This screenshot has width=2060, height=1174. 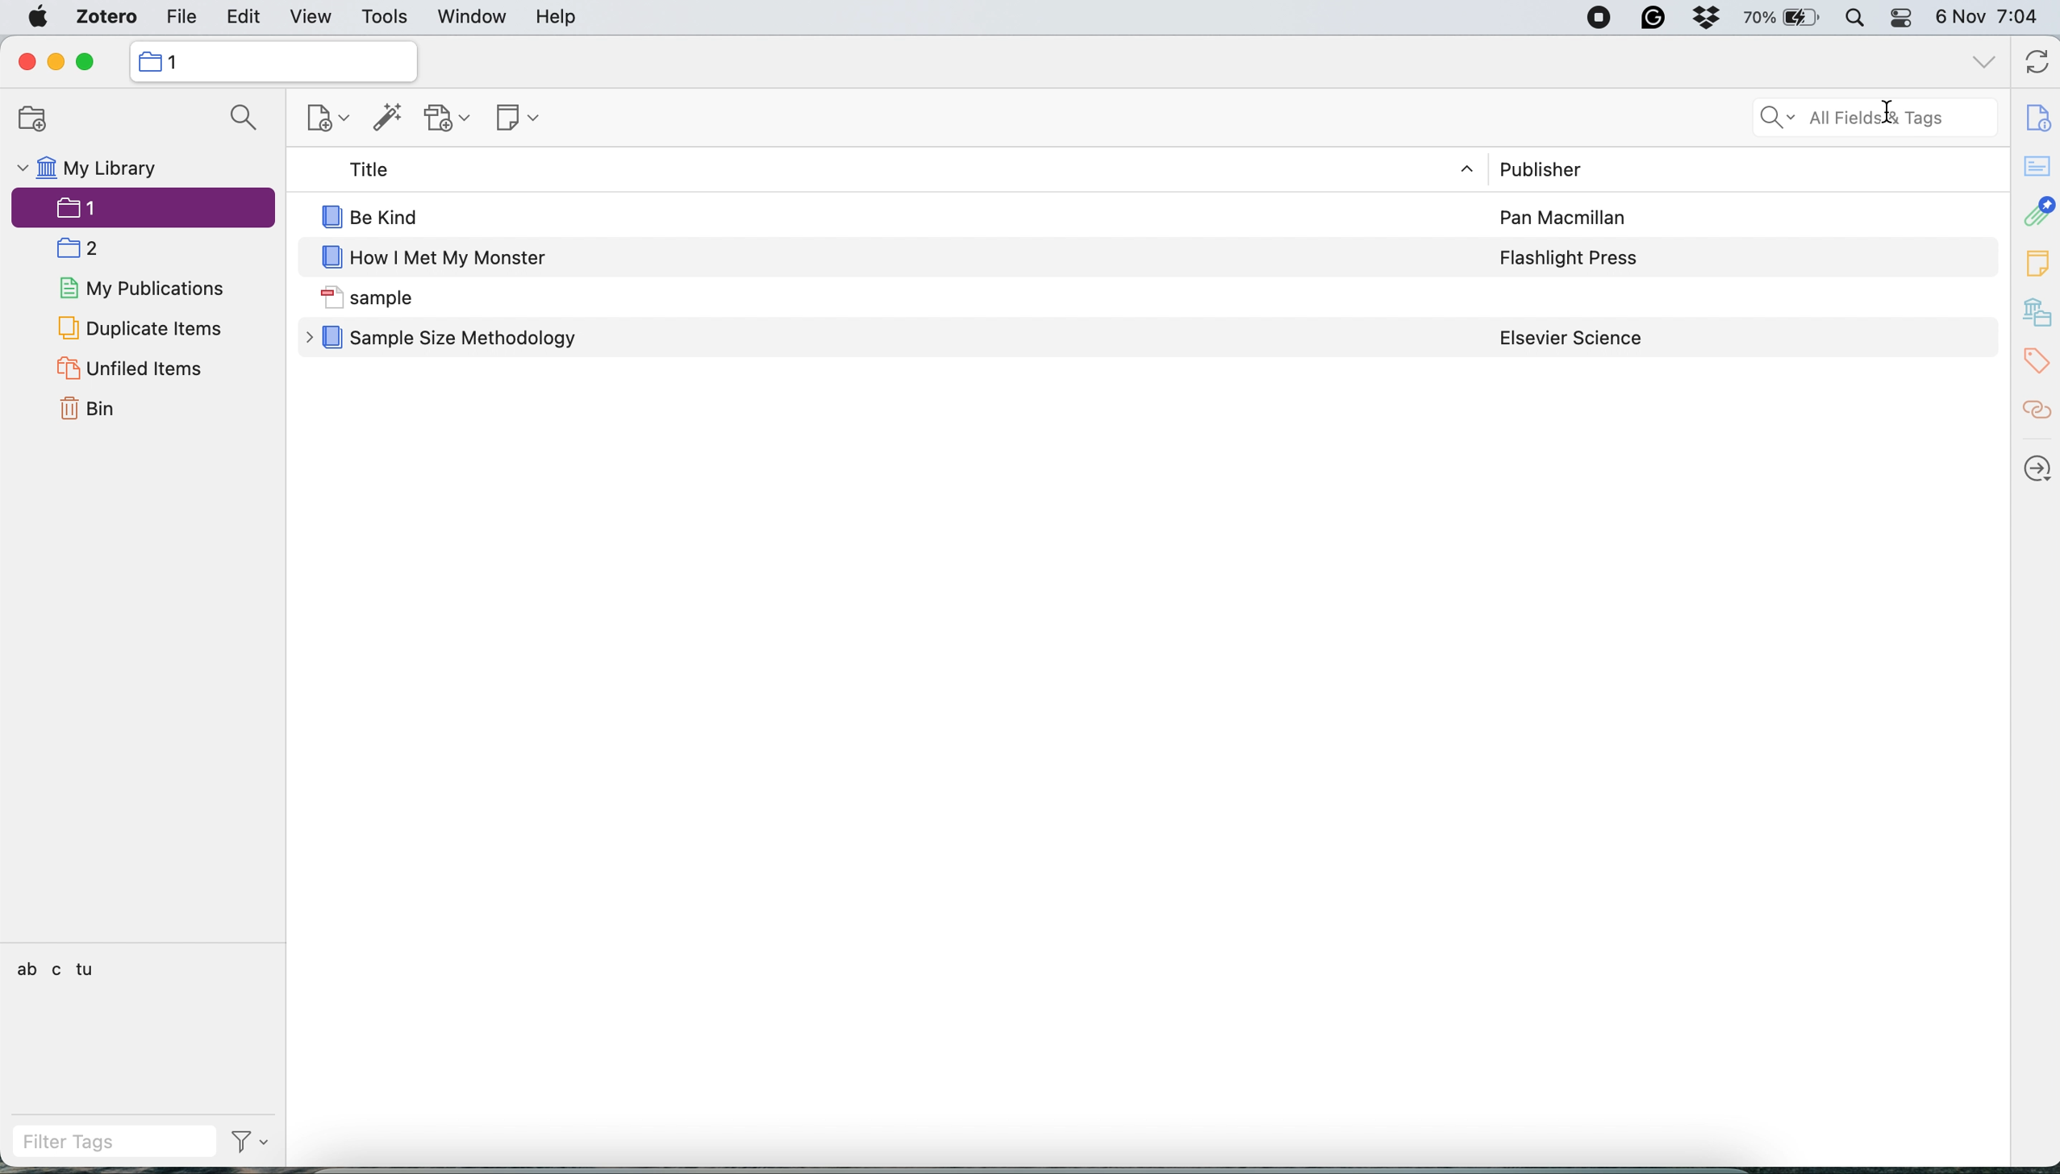 What do you see at coordinates (27, 63) in the screenshot?
I see `close` at bounding box center [27, 63].